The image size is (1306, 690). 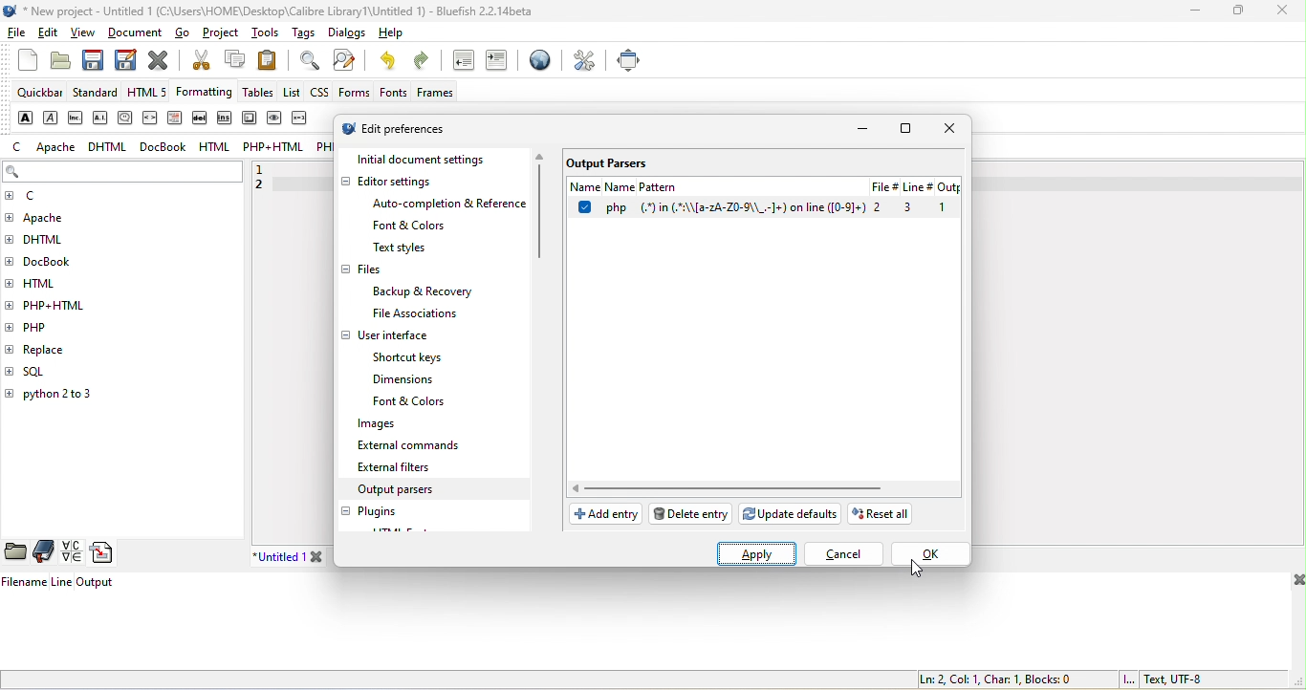 What do you see at coordinates (387, 35) in the screenshot?
I see `help` at bounding box center [387, 35].